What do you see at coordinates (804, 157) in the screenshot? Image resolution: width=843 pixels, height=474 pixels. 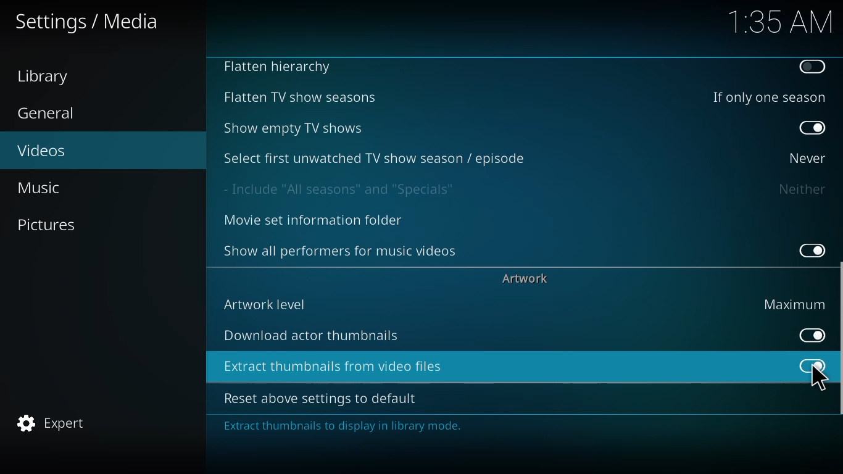 I see `never` at bounding box center [804, 157].